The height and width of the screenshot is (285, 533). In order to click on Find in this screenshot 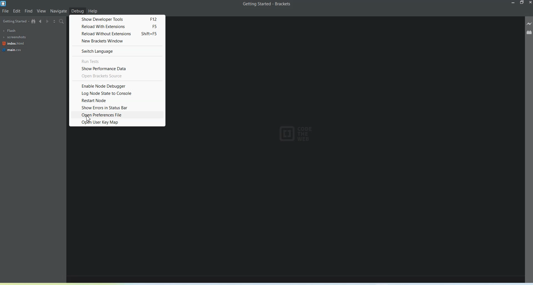, I will do `click(29, 11)`.